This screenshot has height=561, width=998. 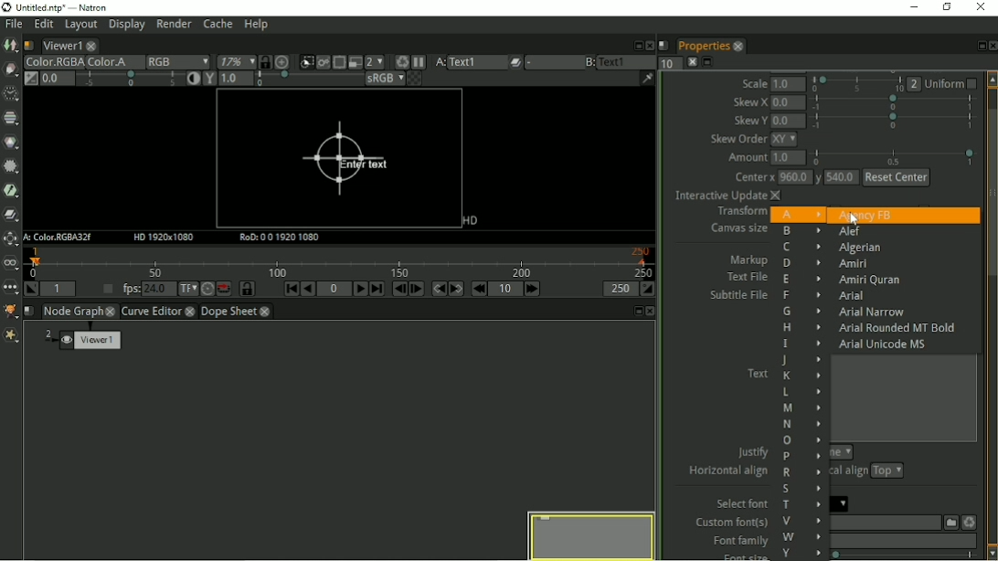 I want to click on 0.0, so click(x=788, y=121).